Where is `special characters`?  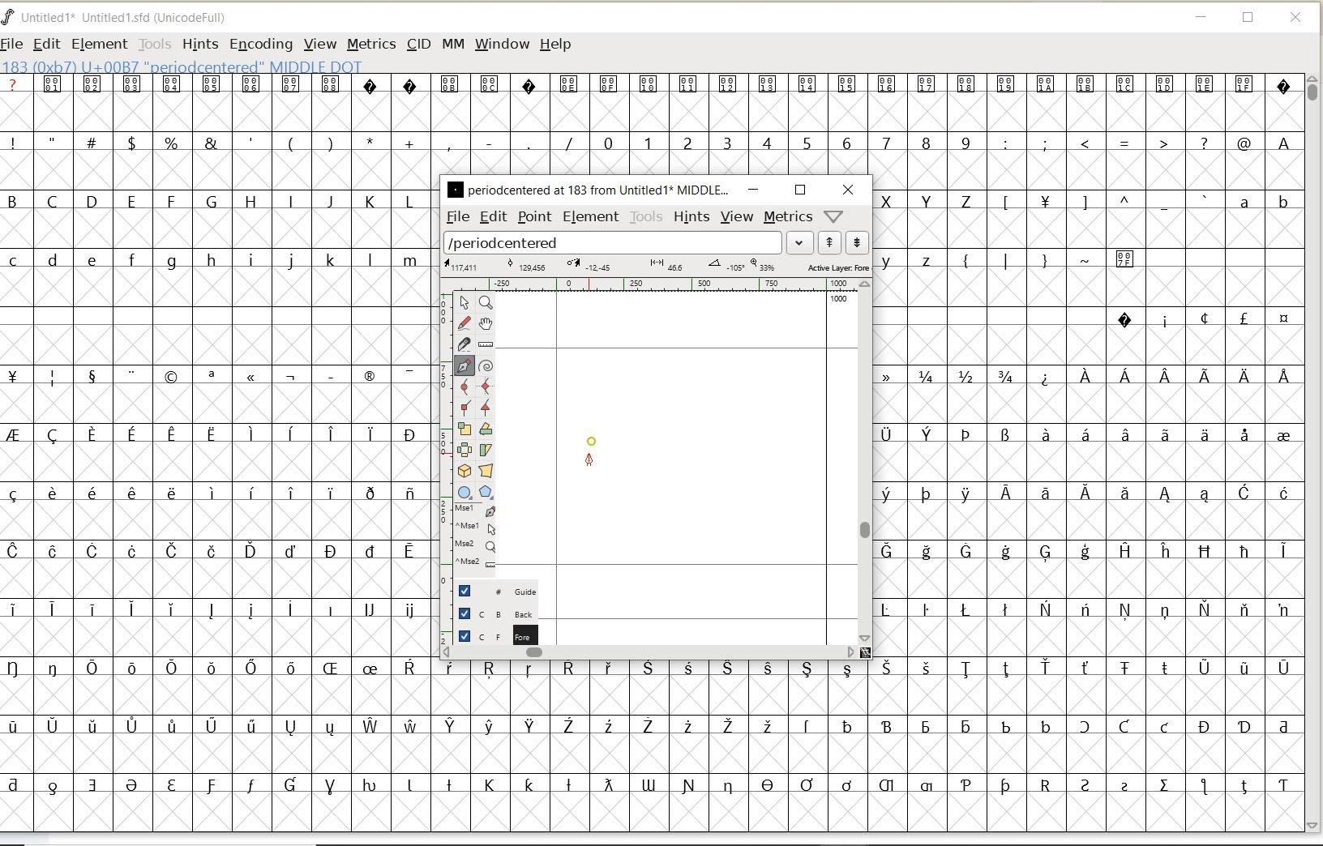
special characters is located at coordinates (863, 733).